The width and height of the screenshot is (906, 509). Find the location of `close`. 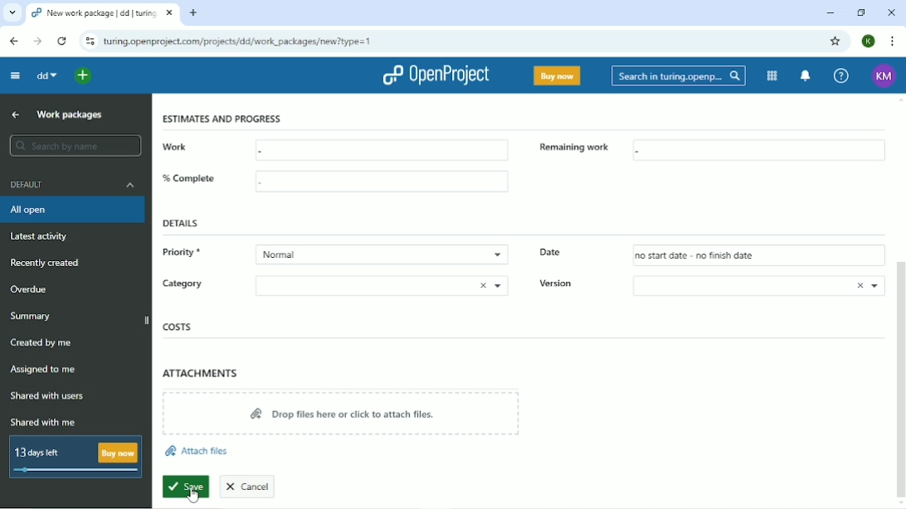

close is located at coordinates (860, 291).